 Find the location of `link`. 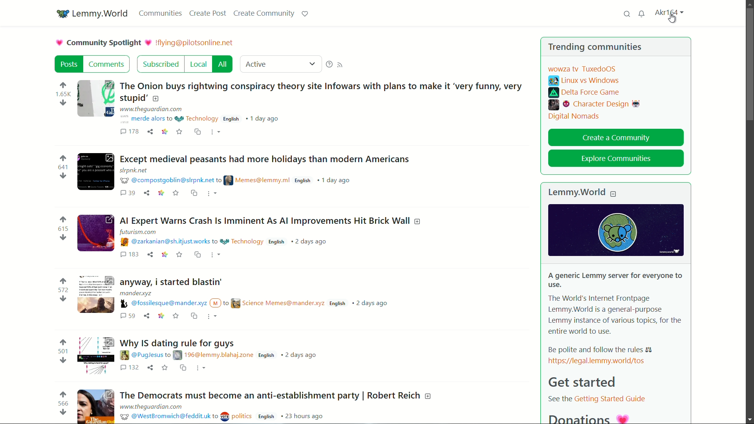

link is located at coordinates (606, 360).